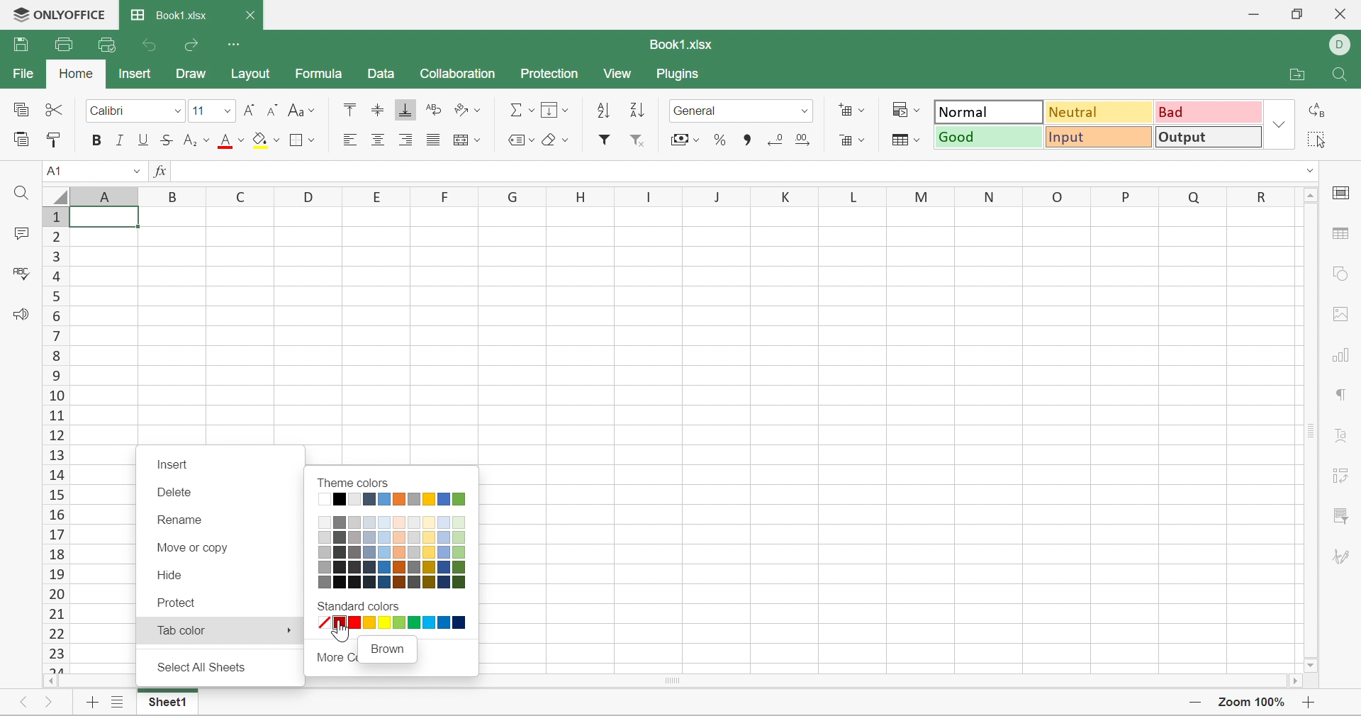  I want to click on Table settings, so click(1344, 235).